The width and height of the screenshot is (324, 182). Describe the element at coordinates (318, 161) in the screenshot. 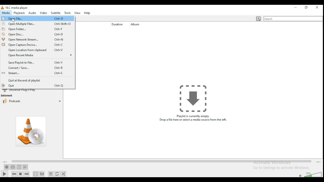

I see `total/remaining time` at that location.